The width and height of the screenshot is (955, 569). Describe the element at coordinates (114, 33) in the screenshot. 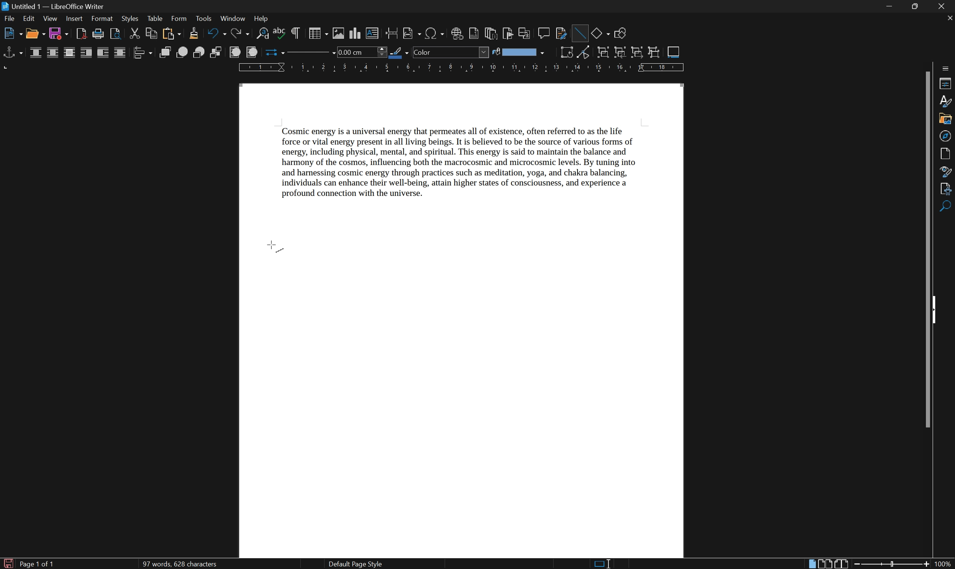

I see `toggle print preview` at that location.